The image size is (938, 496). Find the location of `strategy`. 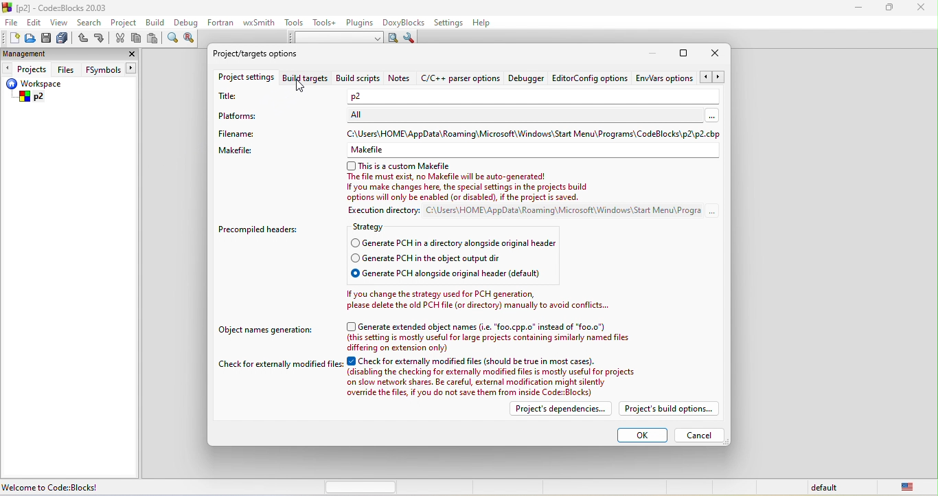

strategy is located at coordinates (374, 227).